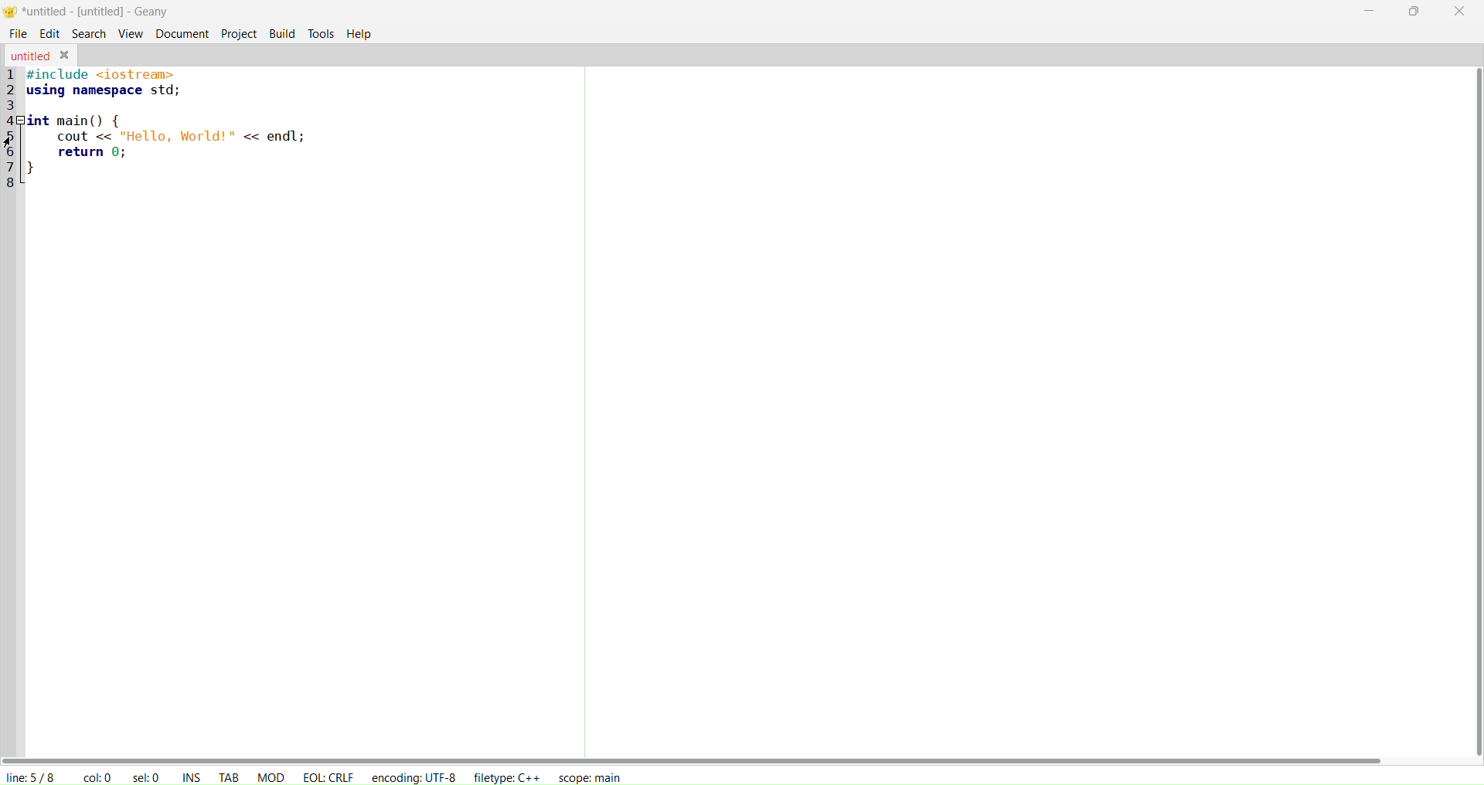  I want to click on help, so click(361, 34).